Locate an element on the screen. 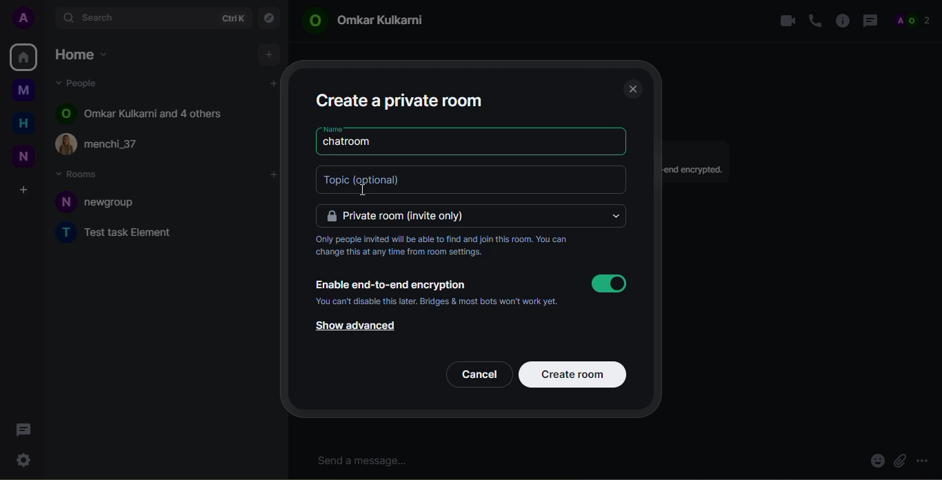  topic is located at coordinates (383, 179).